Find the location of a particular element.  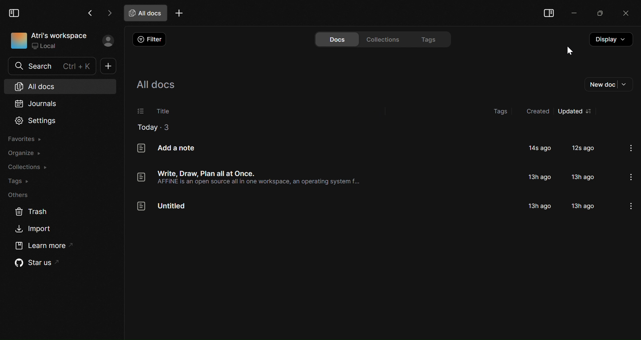

Collapse sidebar is located at coordinates (549, 14).